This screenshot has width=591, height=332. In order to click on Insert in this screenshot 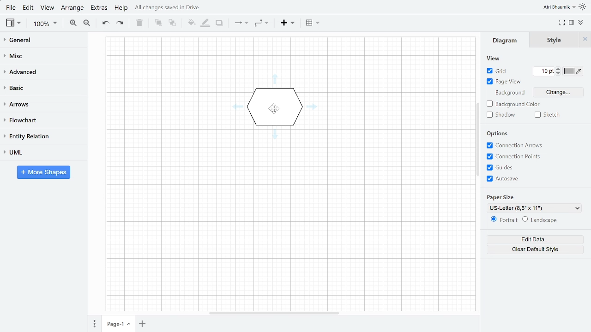, I will do `click(287, 24)`.